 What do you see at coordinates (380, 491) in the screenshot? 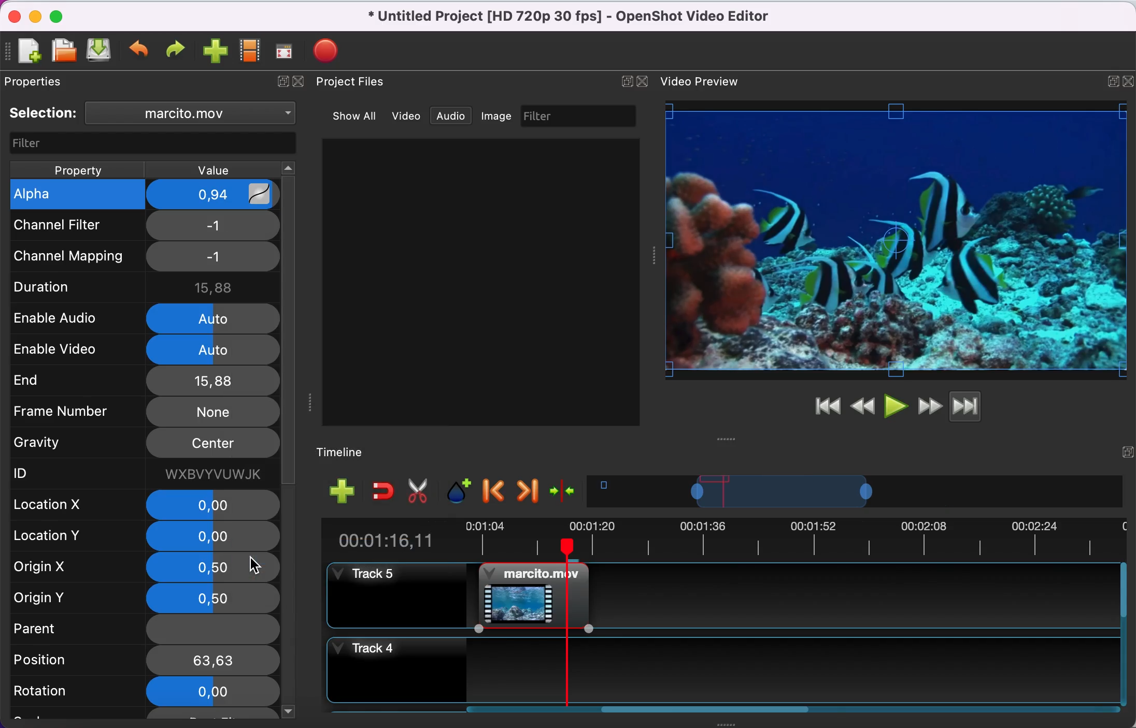
I see `enable snapping` at bounding box center [380, 491].